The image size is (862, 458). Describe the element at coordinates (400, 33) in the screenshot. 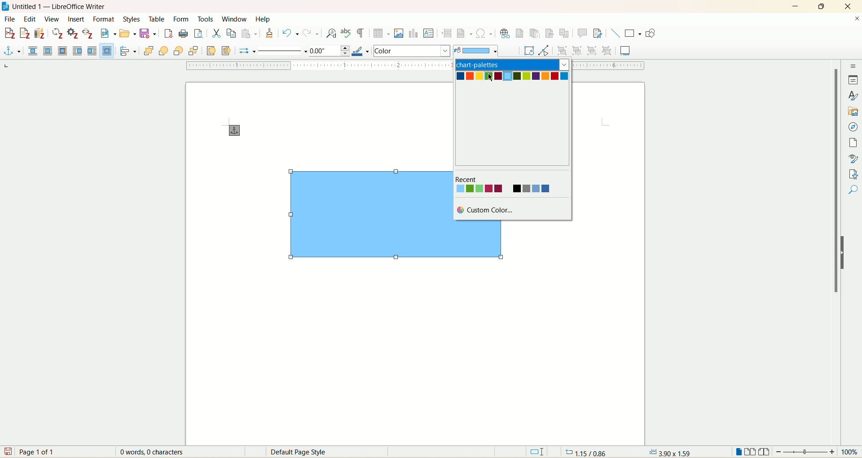

I see `insert images` at that location.